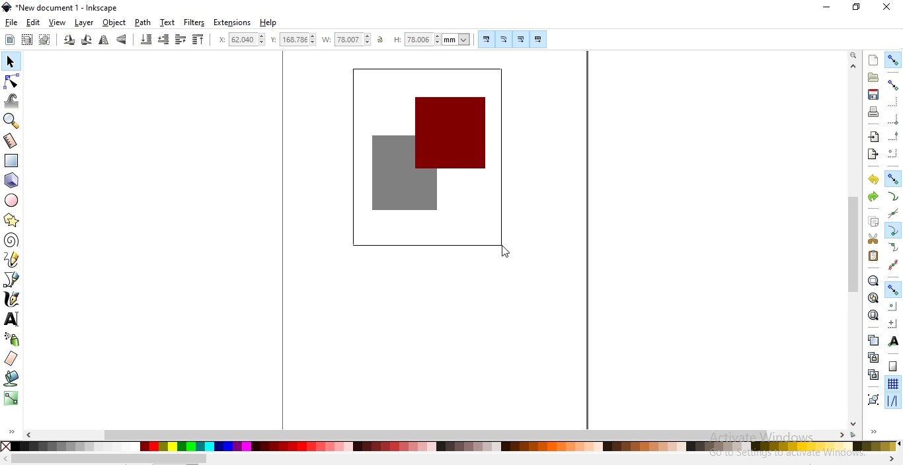 The width and height of the screenshot is (903, 465). I want to click on object, so click(114, 22).